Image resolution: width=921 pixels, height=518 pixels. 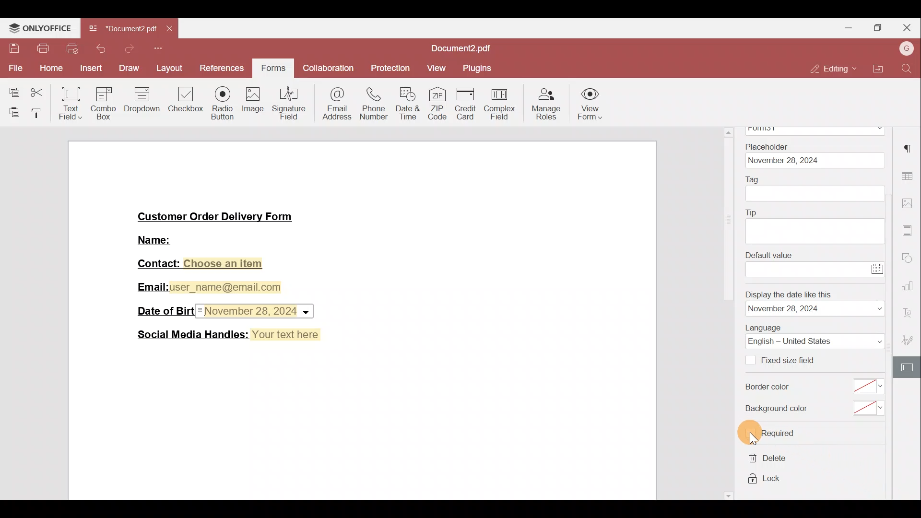 What do you see at coordinates (207, 287) in the screenshot?
I see `Email:user_name@email.com` at bounding box center [207, 287].